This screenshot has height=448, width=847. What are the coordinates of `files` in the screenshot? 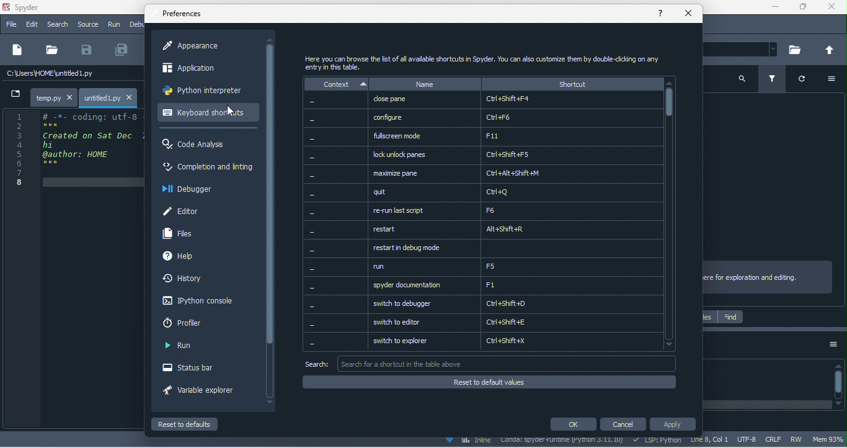 It's located at (181, 233).